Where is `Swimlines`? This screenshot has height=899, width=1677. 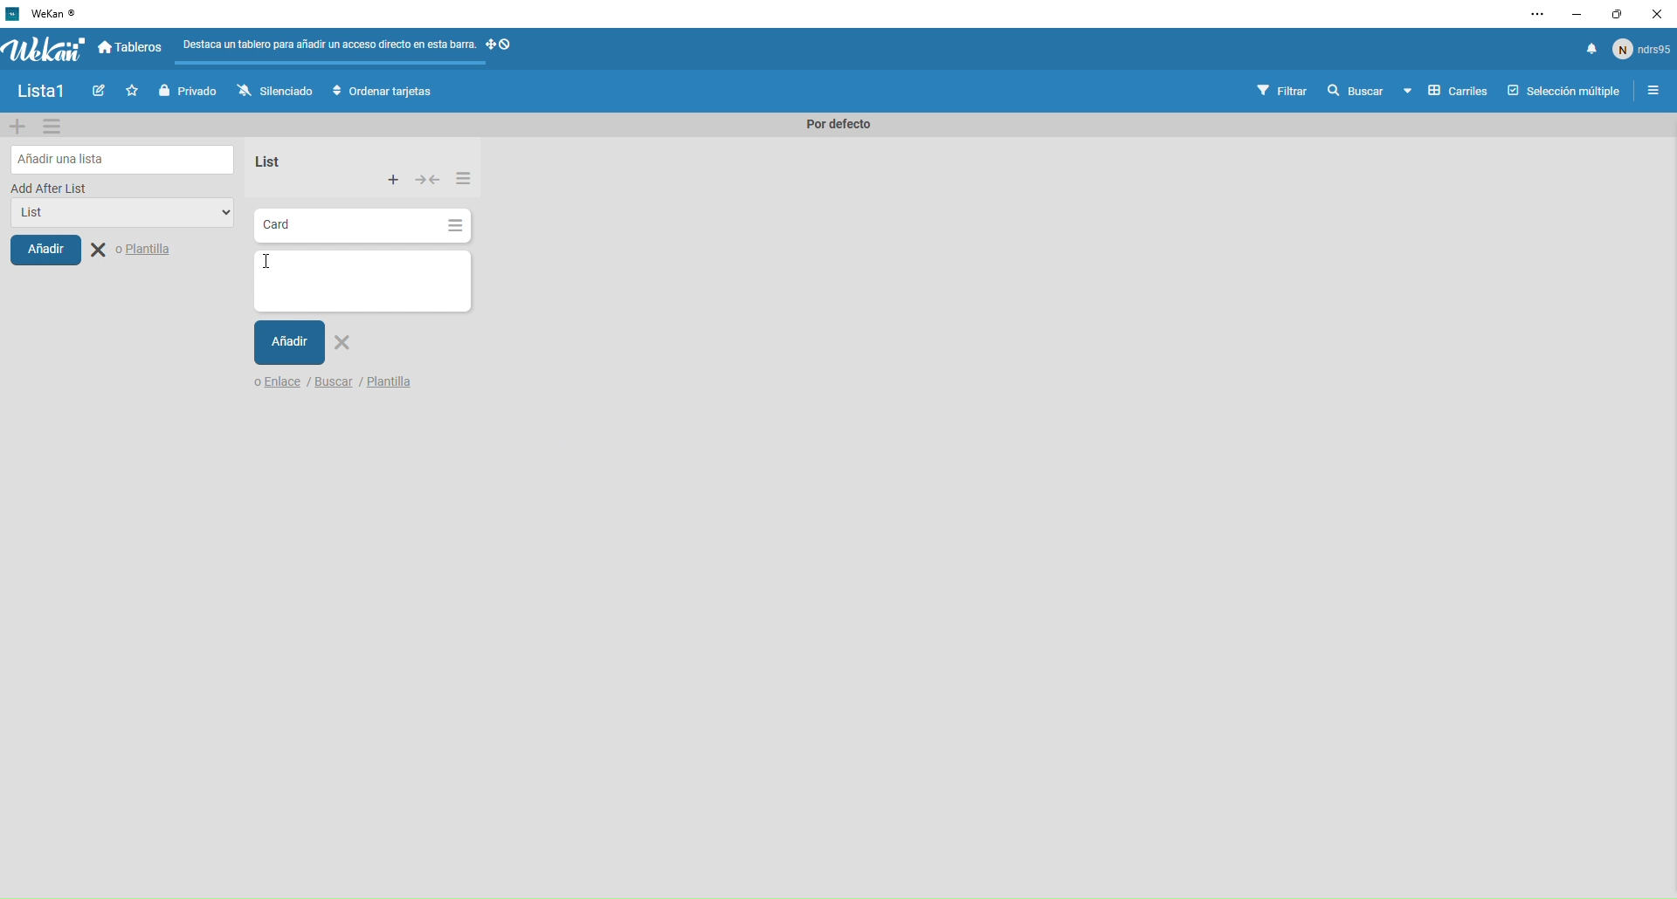 Swimlines is located at coordinates (1445, 93).